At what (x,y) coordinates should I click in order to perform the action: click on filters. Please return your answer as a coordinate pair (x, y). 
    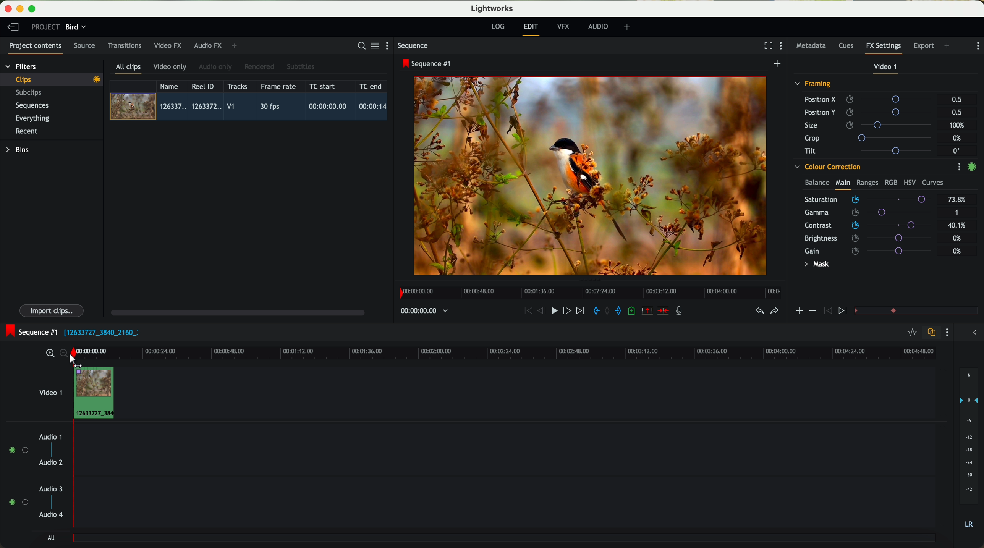
    Looking at the image, I should click on (22, 66).